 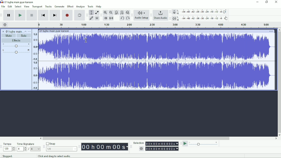 What do you see at coordinates (112, 18) in the screenshot?
I see `Silence audio selection` at bounding box center [112, 18].